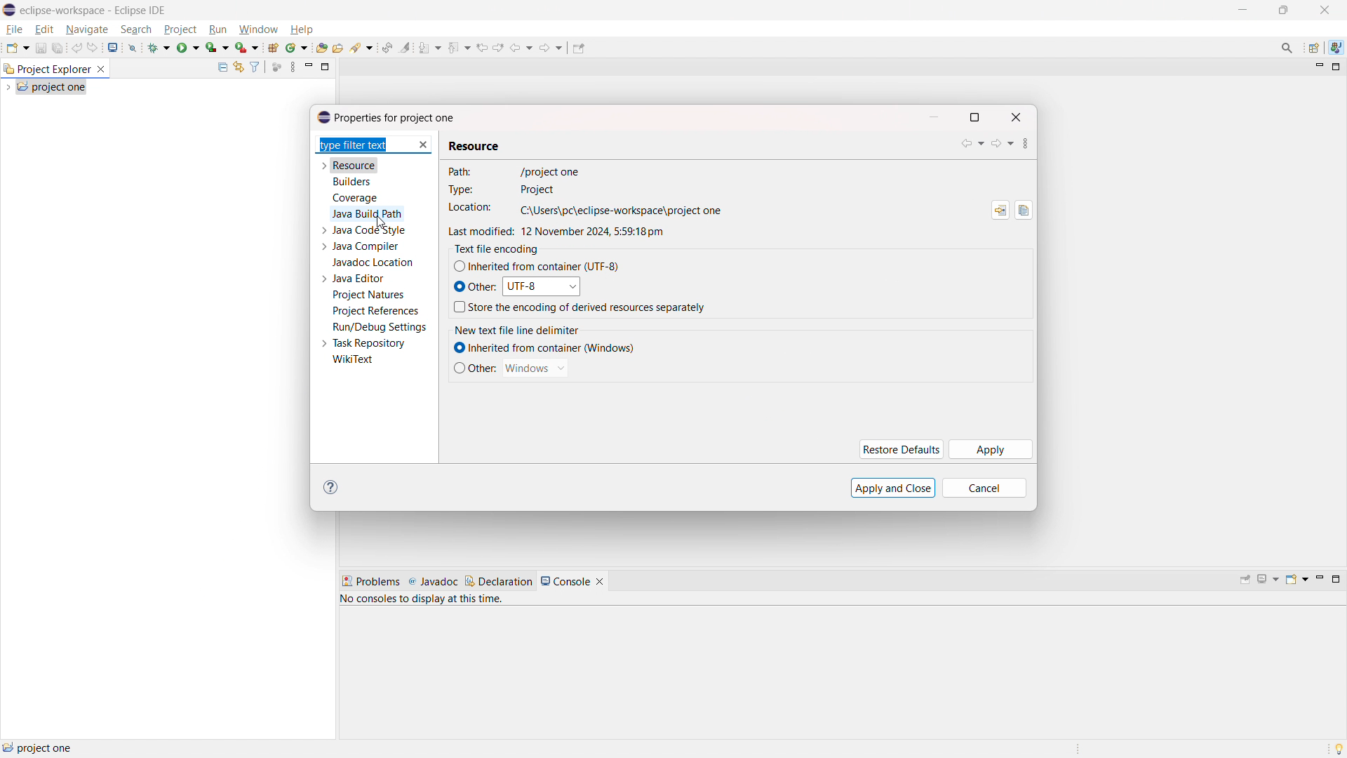 The height and width of the screenshot is (758, 1347). I want to click on run, so click(188, 46).